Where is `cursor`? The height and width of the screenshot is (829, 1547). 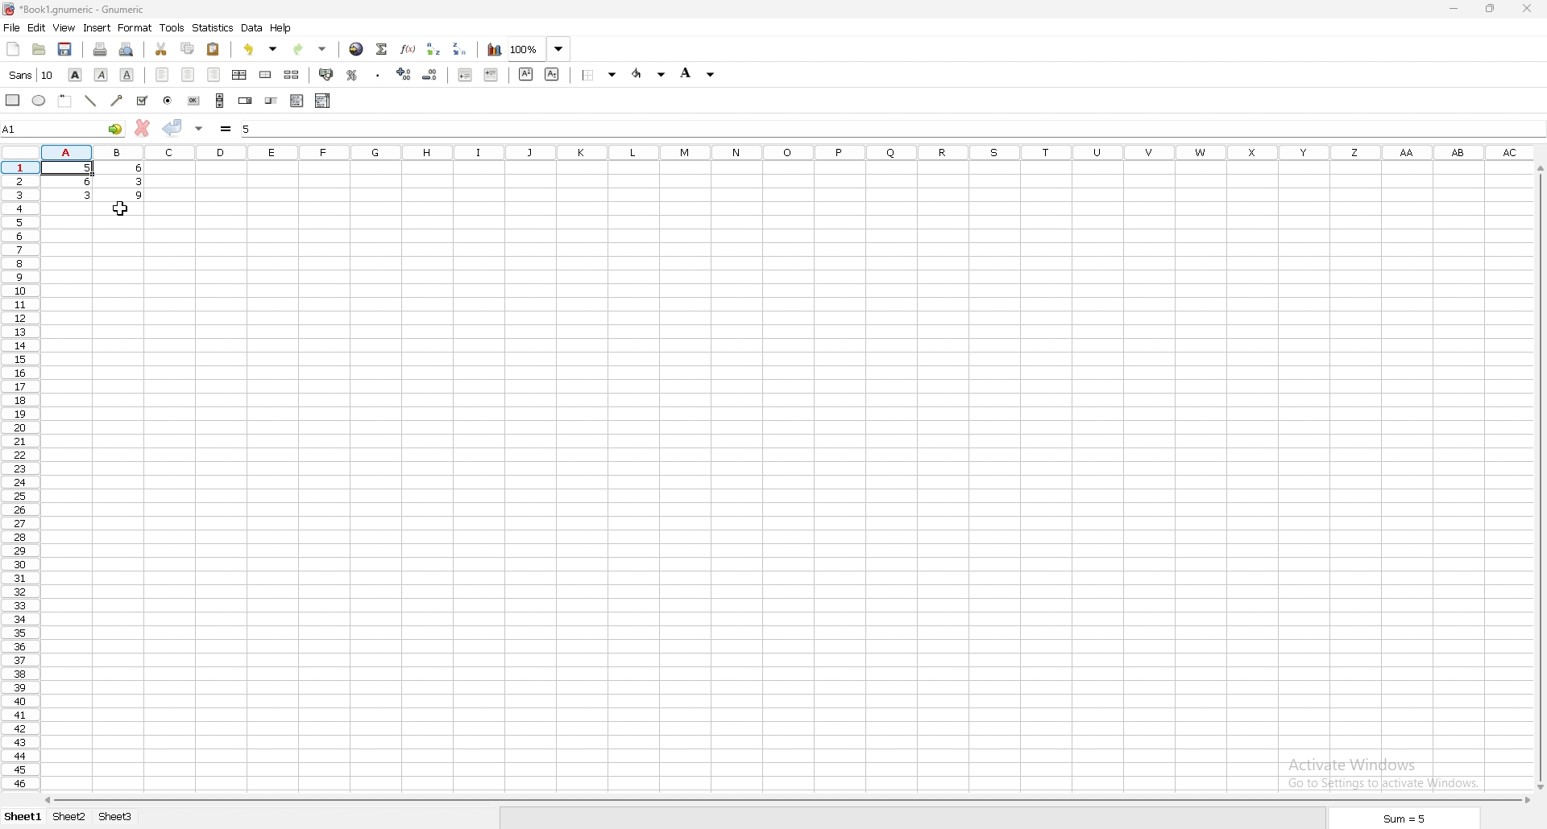 cursor is located at coordinates (121, 210).